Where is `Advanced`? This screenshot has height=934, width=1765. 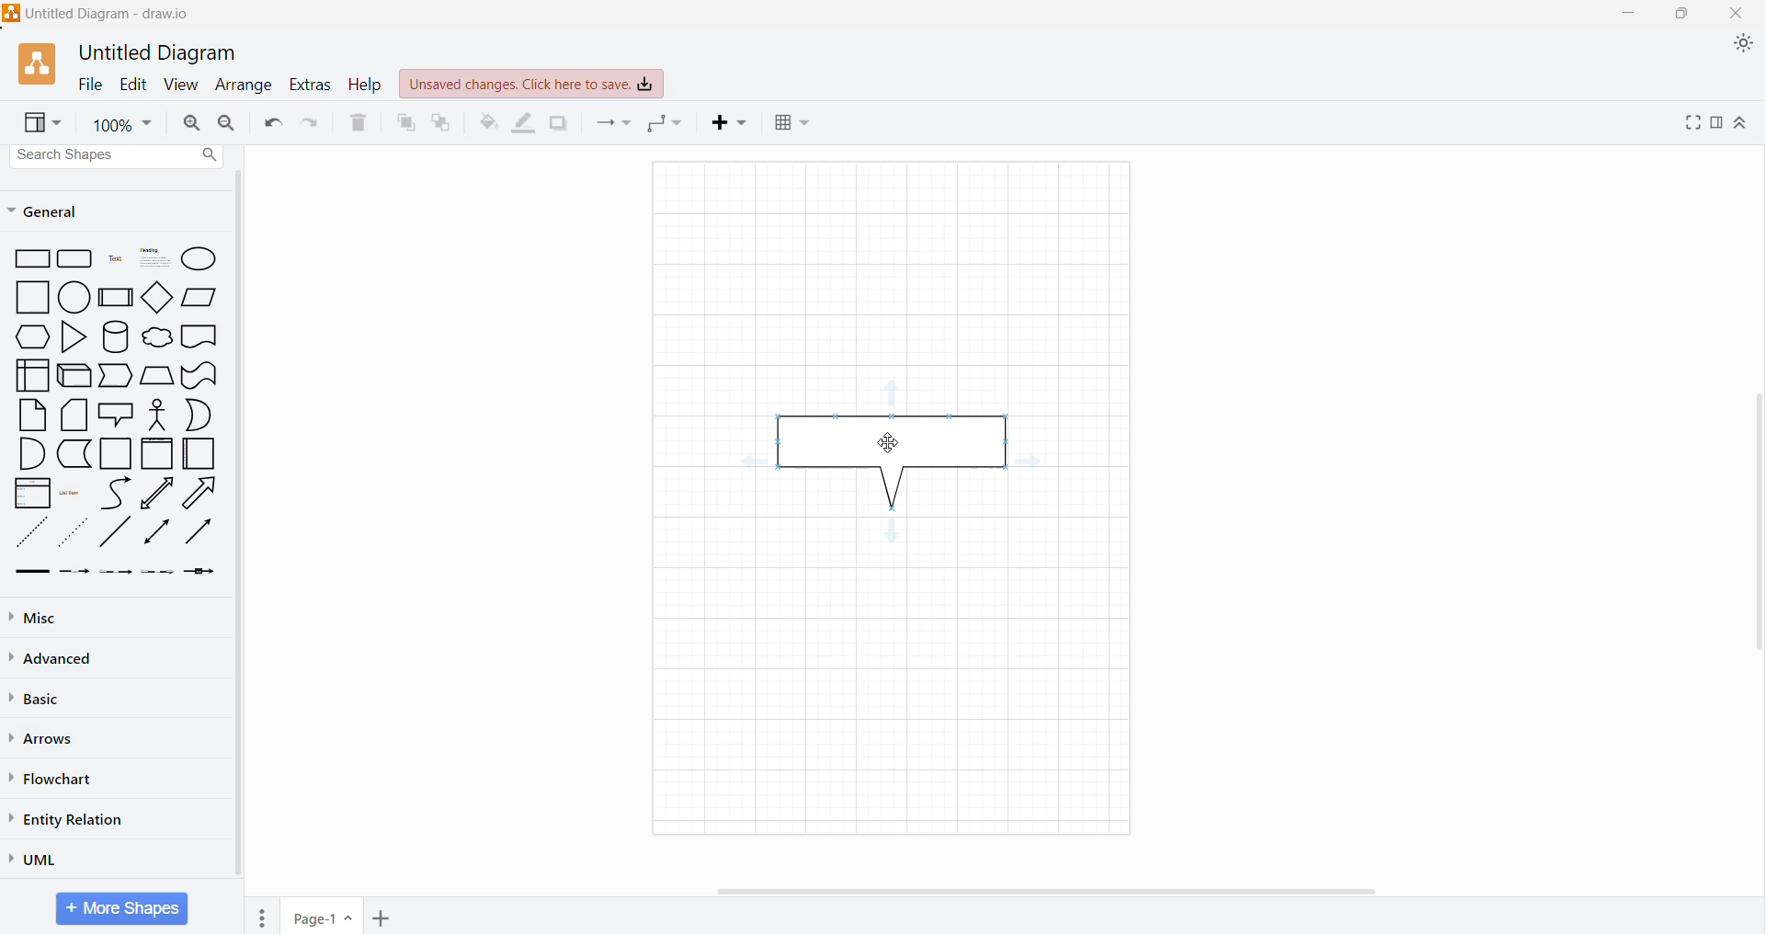 Advanced is located at coordinates (55, 658).